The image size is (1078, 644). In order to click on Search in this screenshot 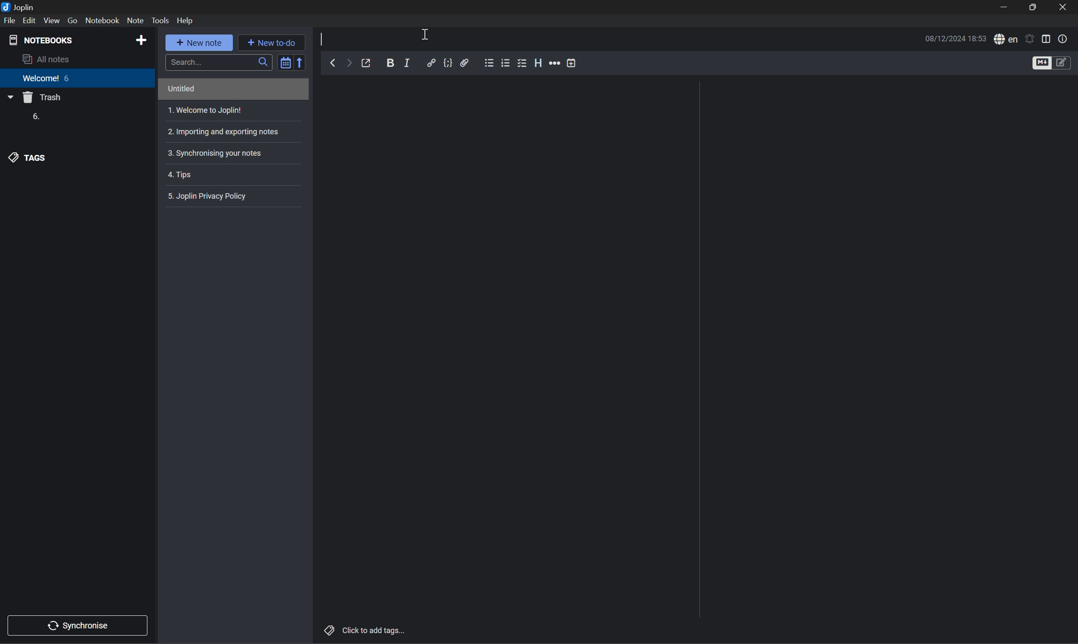, I will do `click(218, 61)`.